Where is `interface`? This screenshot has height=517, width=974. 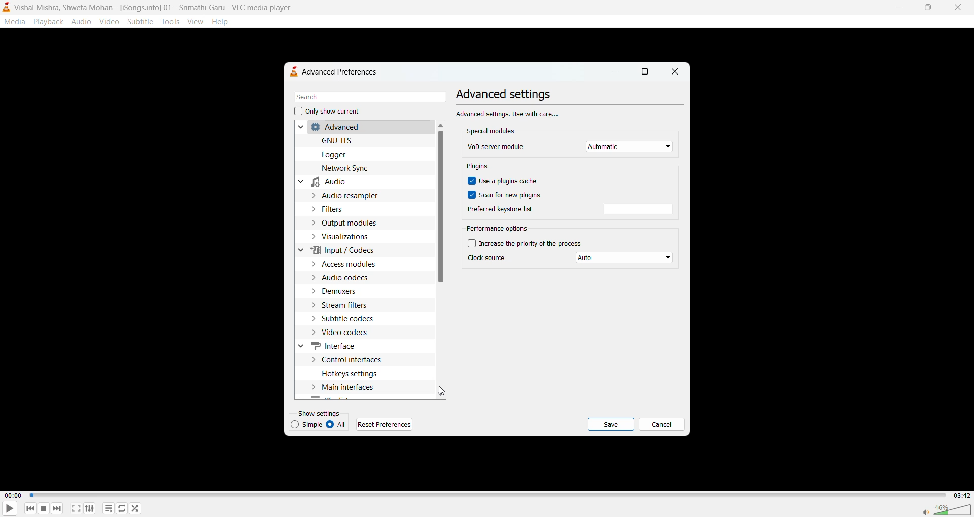
interface is located at coordinates (335, 346).